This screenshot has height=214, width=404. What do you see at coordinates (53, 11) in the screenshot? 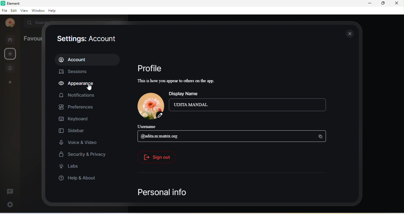
I see `help` at bounding box center [53, 11].